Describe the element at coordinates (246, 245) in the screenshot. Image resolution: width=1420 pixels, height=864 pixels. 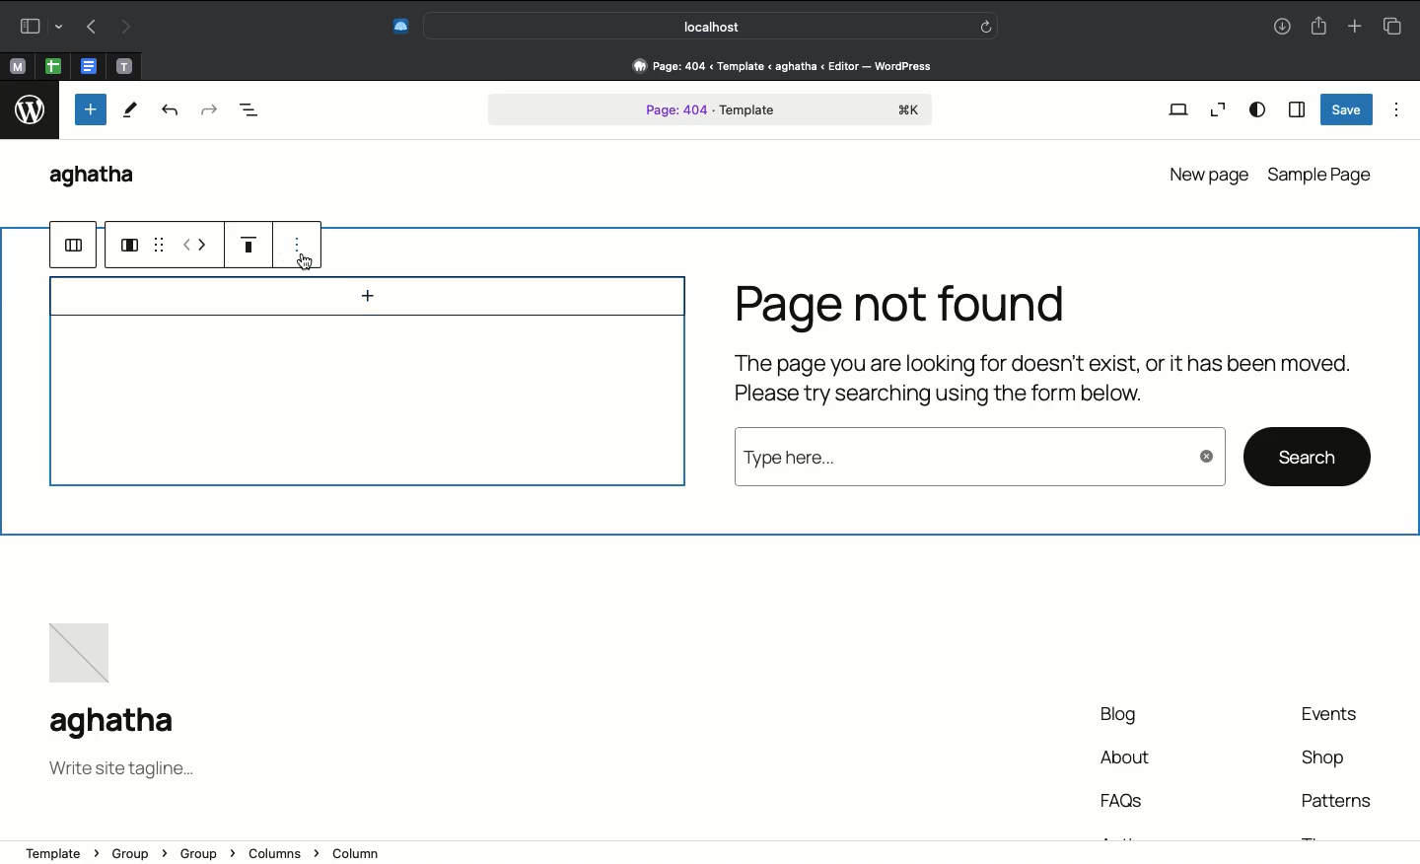
I see `Justification` at that location.